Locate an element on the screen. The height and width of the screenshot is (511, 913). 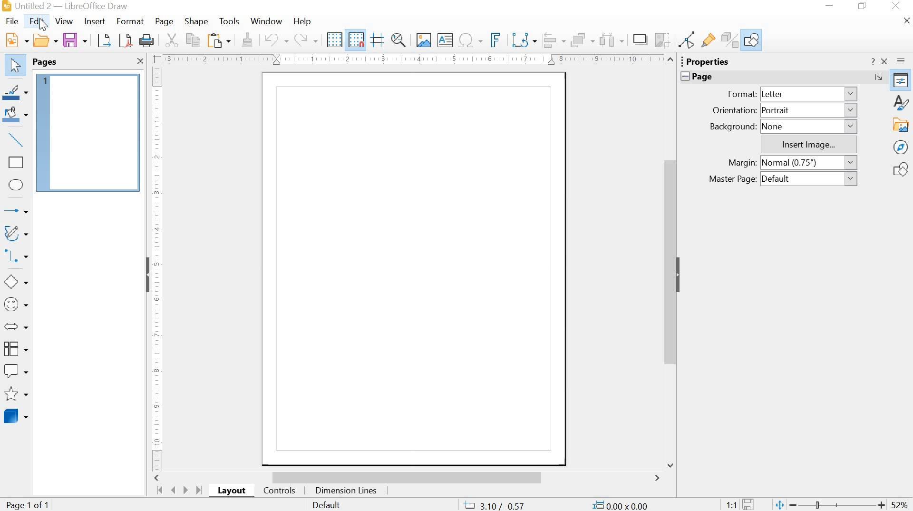
Close Document is located at coordinates (907, 20).